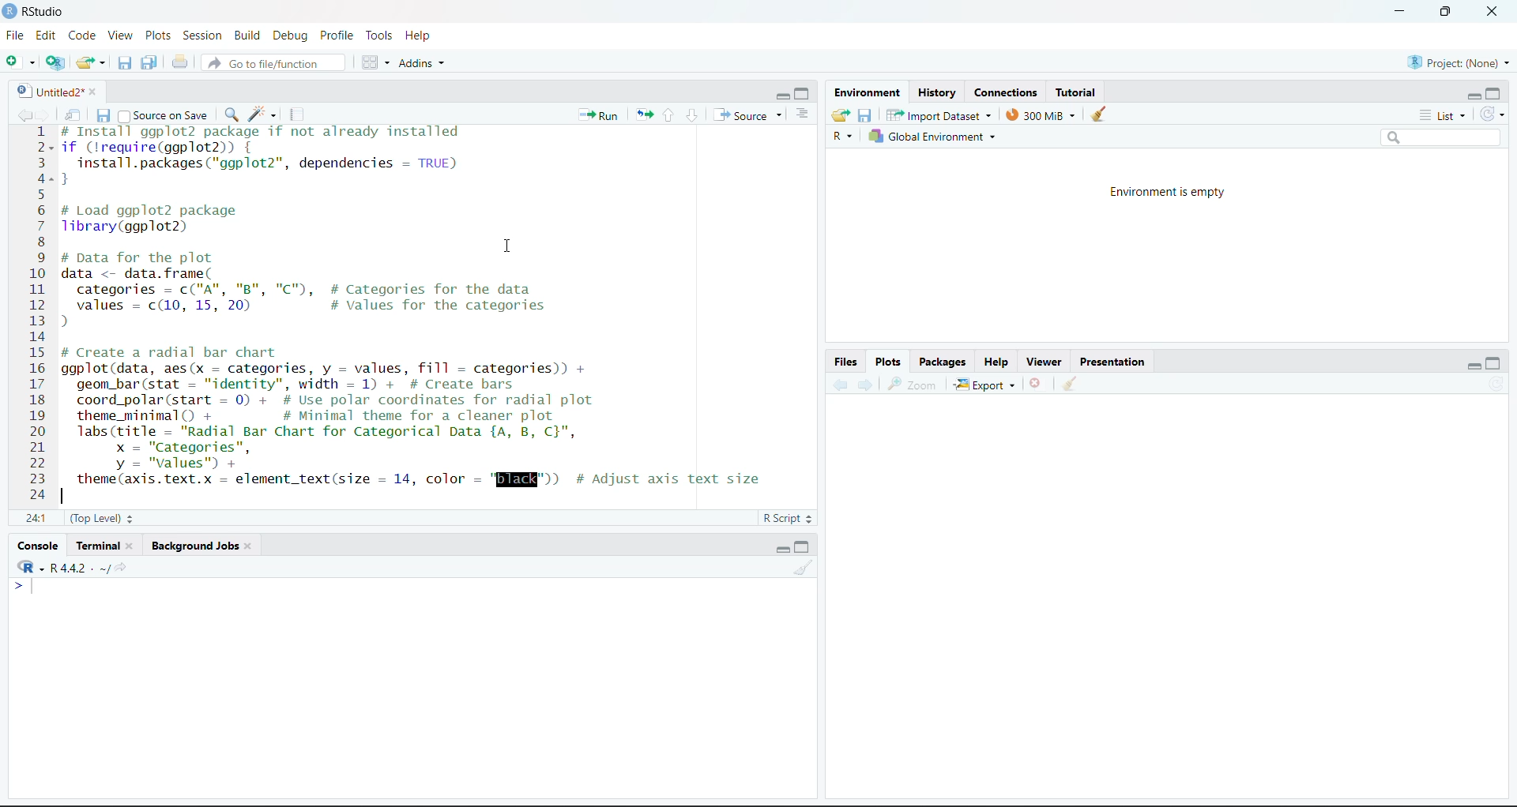 The height and width of the screenshot is (807, 1517). I want to click on Terminal, so click(104, 546).